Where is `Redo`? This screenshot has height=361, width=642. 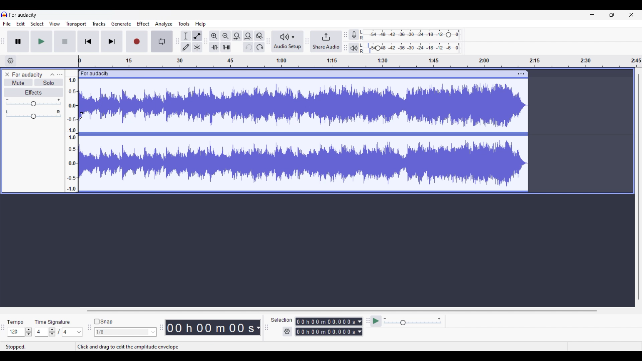
Redo is located at coordinates (260, 47).